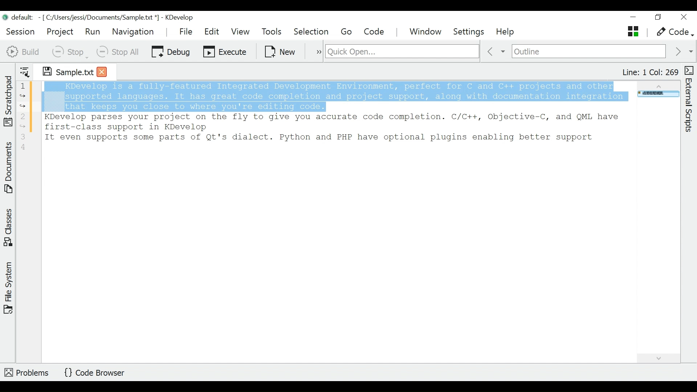  Describe the element at coordinates (8, 287) in the screenshot. I see `File System` at that location.